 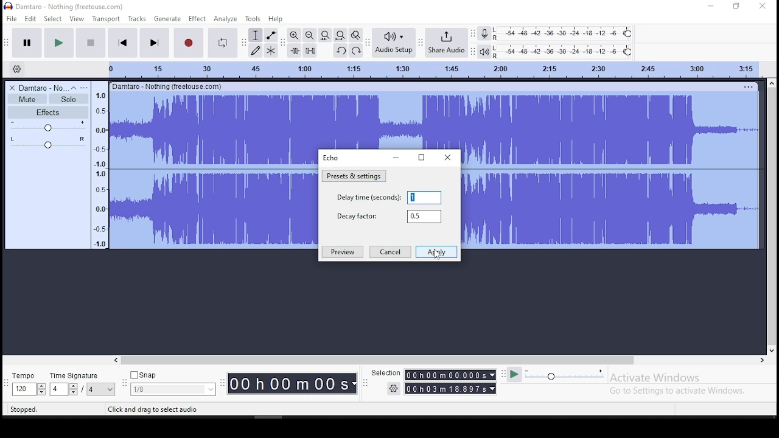 I want to click on , so click(x=221, y=384).